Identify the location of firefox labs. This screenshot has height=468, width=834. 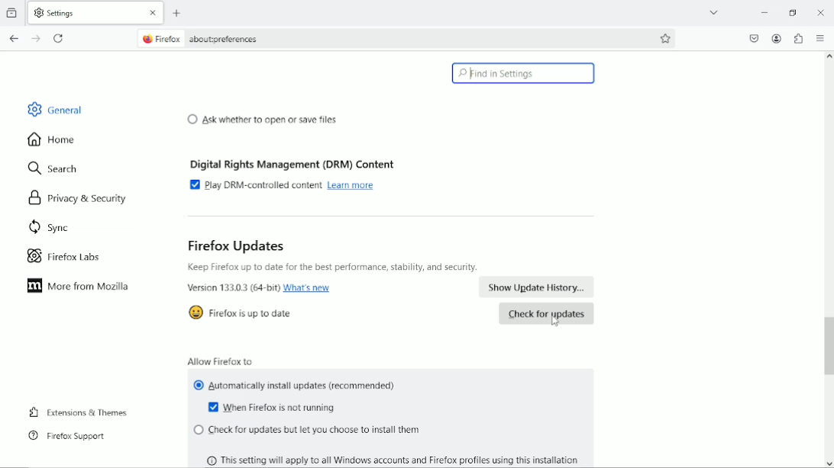
(64, 256).